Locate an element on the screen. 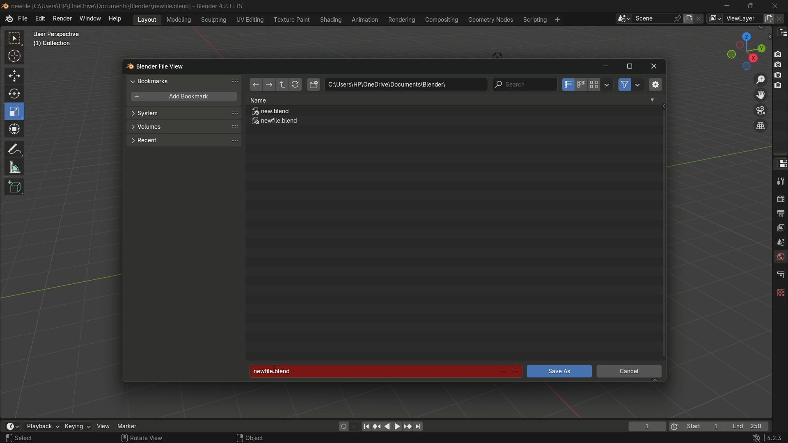  help menu is located at coordinates (117, 18).